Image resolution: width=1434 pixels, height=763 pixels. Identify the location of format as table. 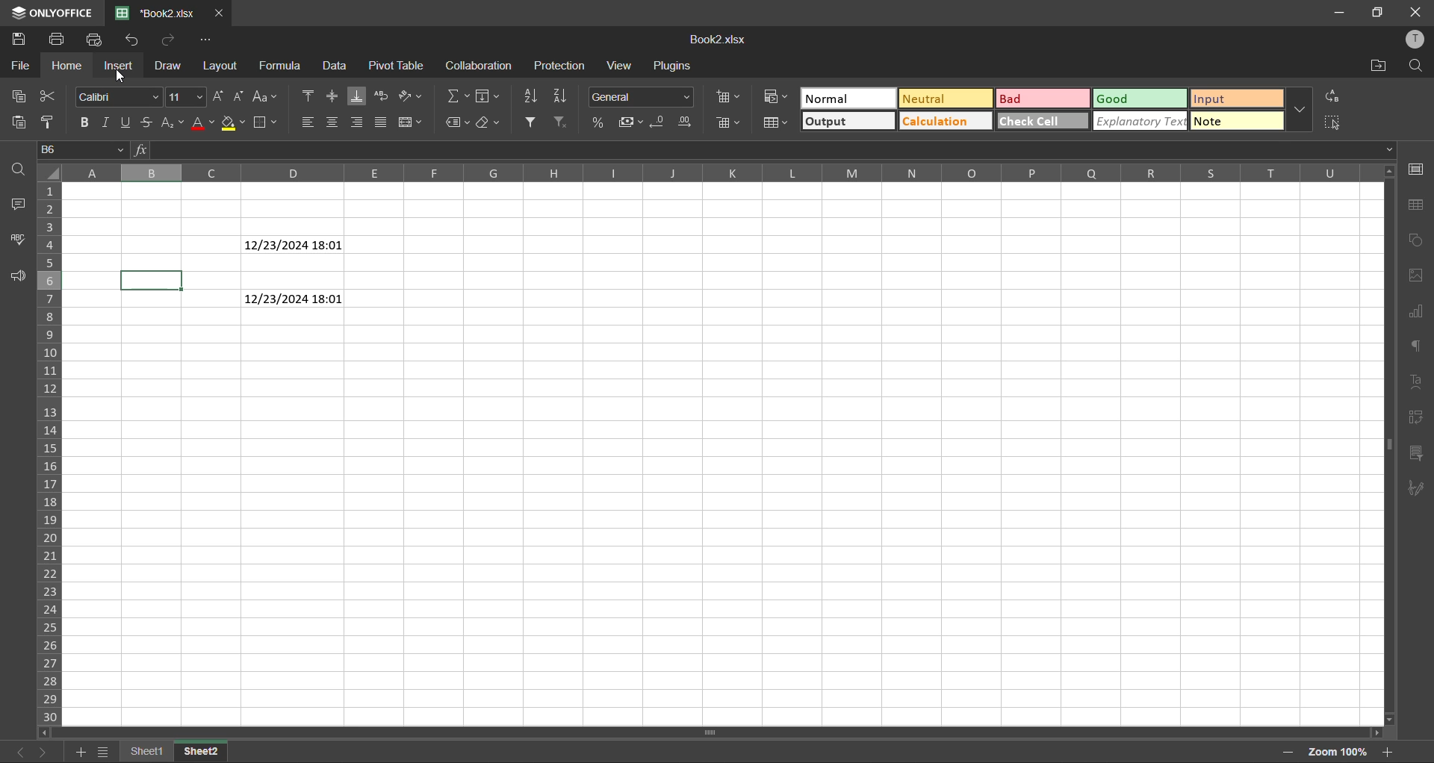
(777, 122).